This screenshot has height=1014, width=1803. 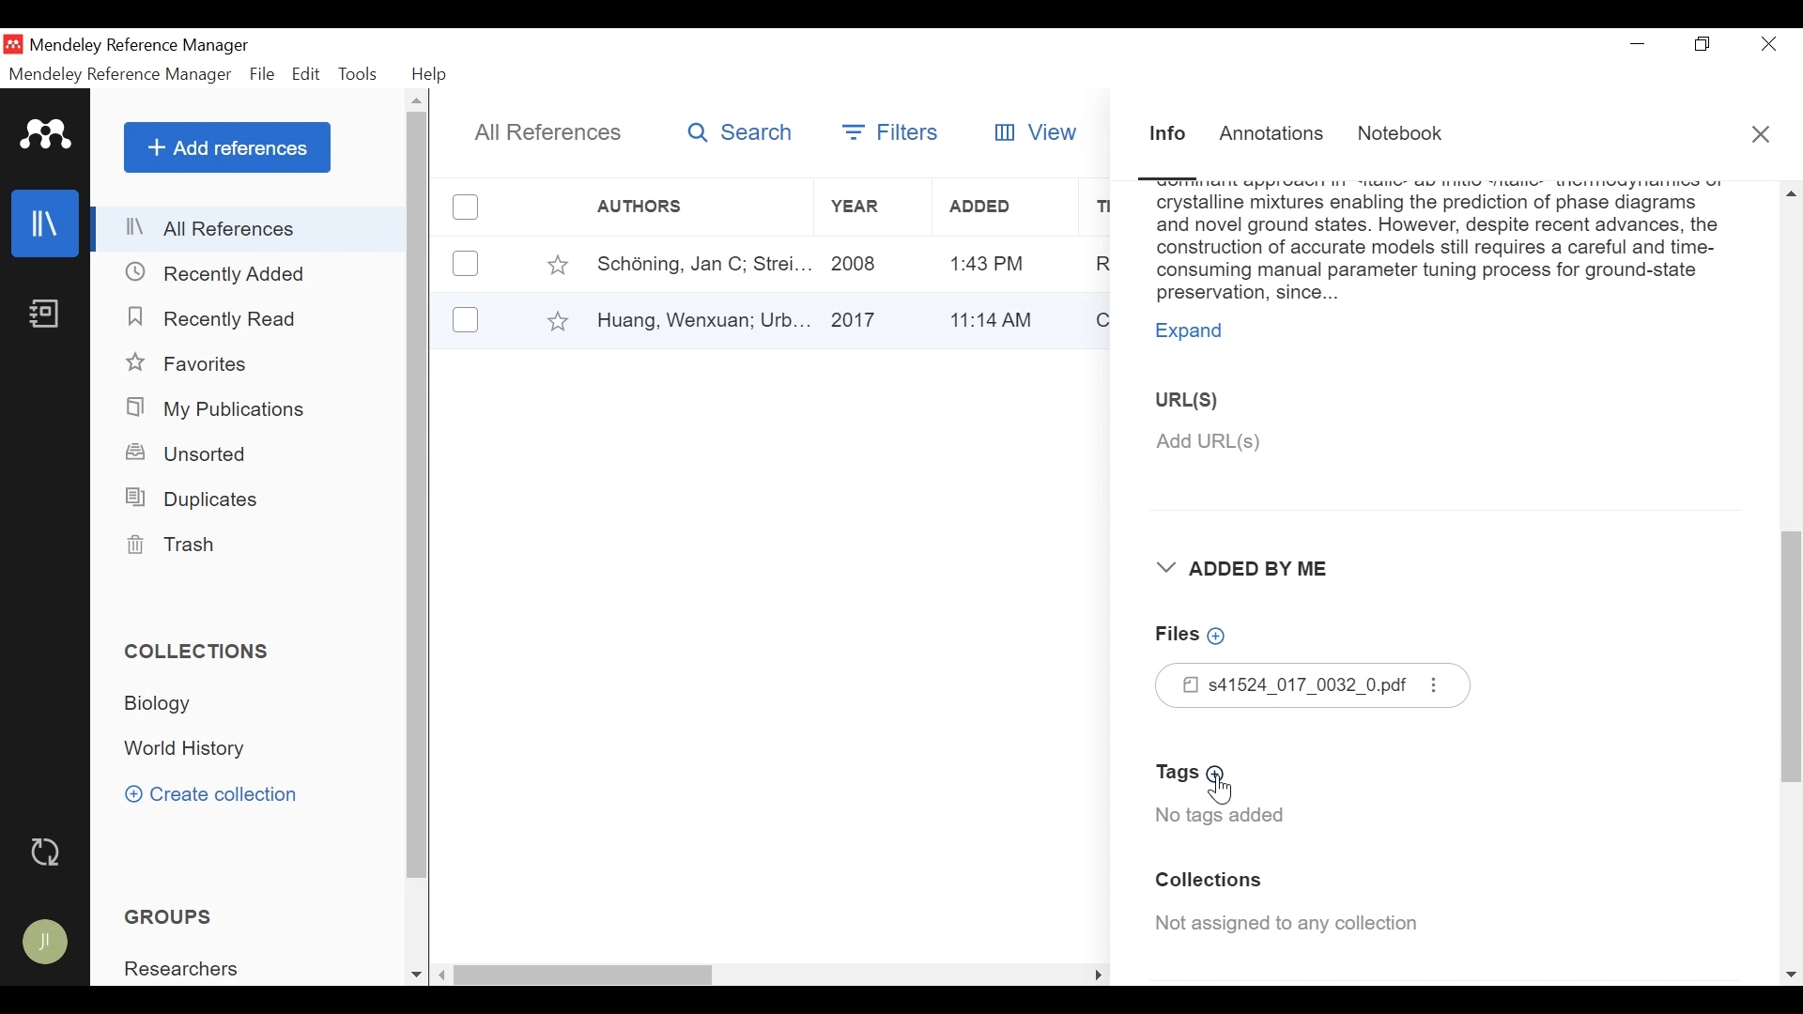 I want to click on Added, so click(x=1000, y=207).